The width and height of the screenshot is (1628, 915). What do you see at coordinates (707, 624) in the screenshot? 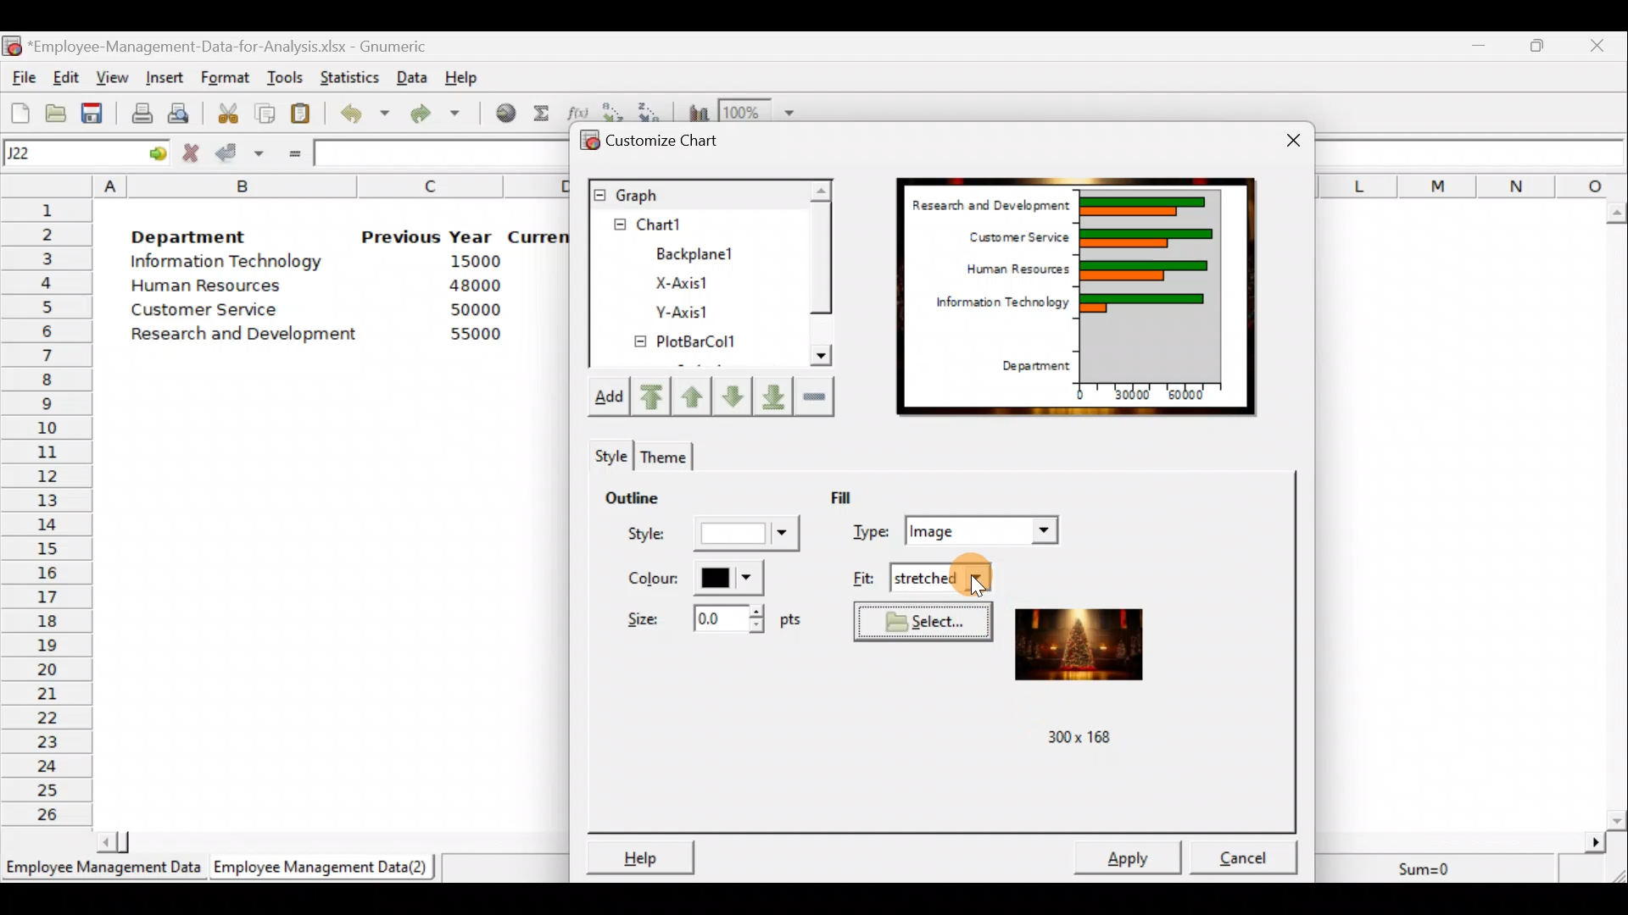
I see `Size` at bounding box center [707, 624].